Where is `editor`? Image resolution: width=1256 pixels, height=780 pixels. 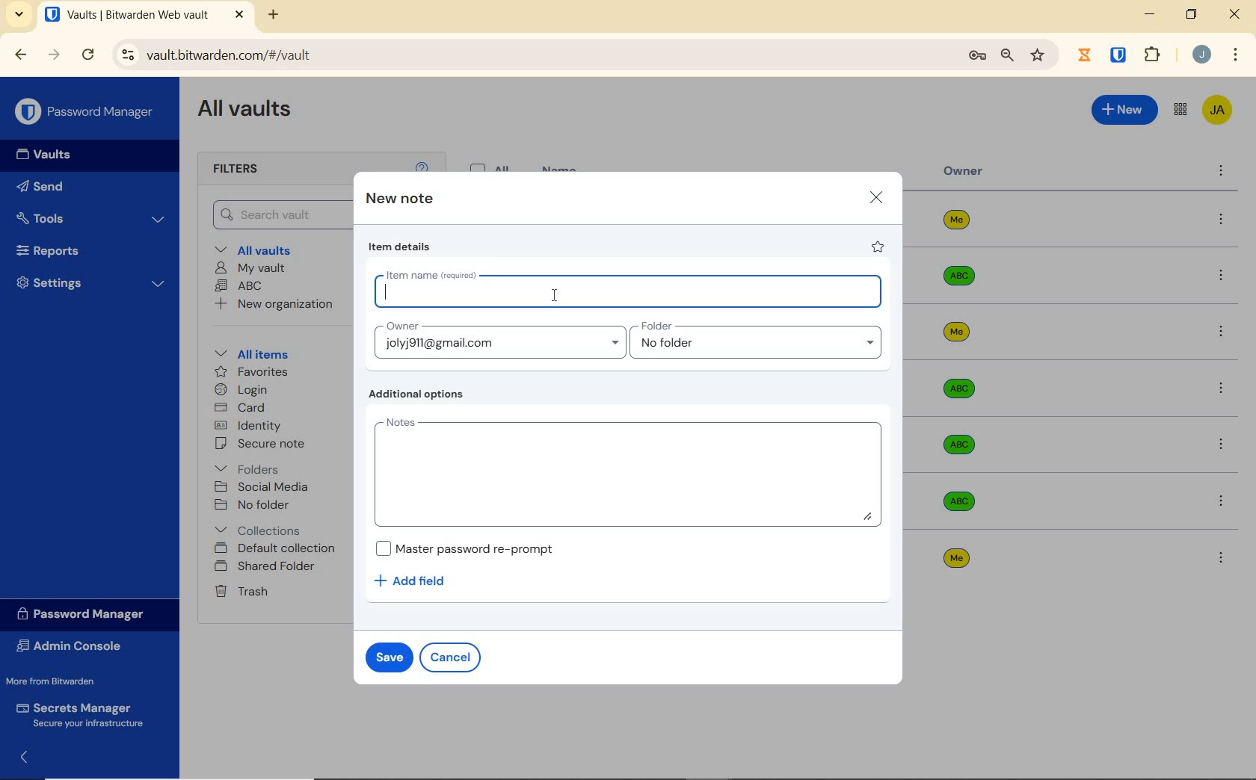
editor is located at coordinates (388, 294).